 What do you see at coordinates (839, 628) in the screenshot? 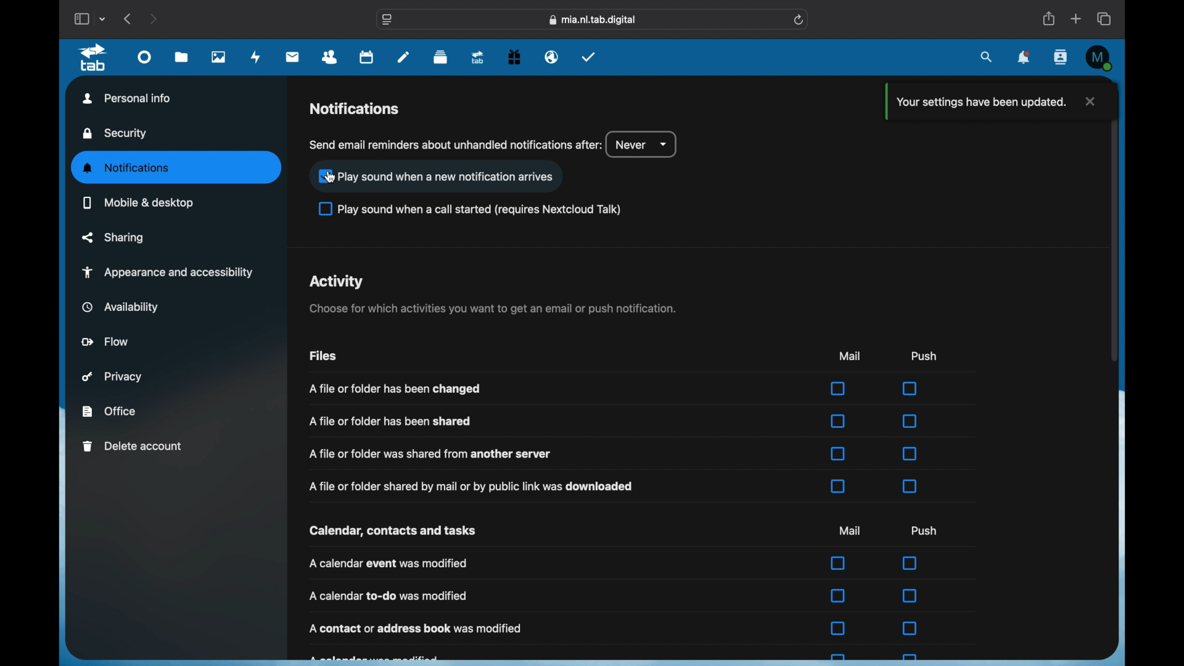
I see `checkbox` at bounding box center [839, 628].